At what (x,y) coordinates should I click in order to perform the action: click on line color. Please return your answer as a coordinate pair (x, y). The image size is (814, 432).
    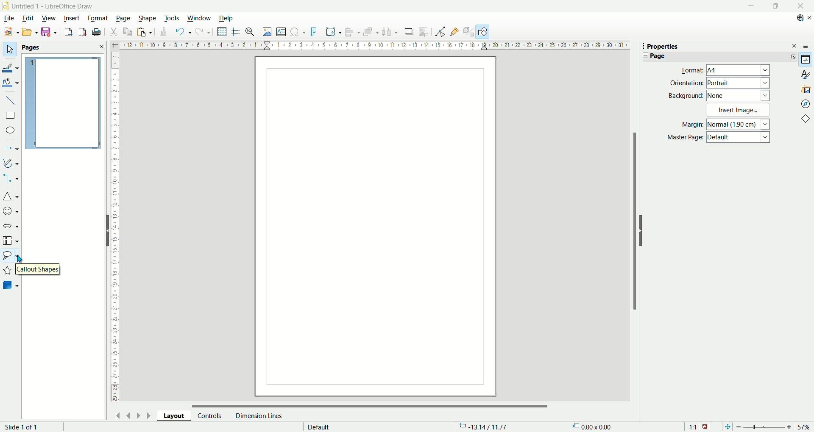
    Looking at the image, I should click on (11, 67).